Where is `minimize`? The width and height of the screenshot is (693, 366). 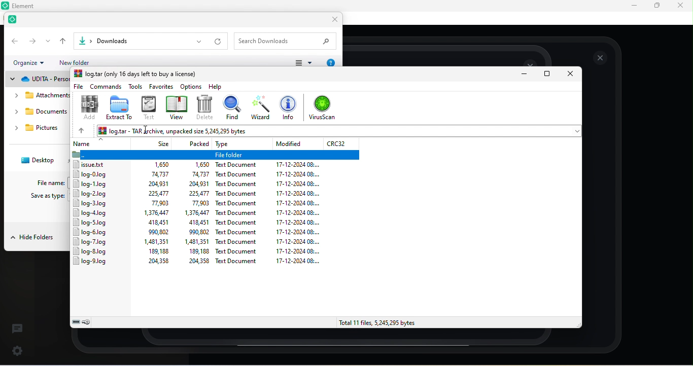 minimize is located at coordinates (632, 6).